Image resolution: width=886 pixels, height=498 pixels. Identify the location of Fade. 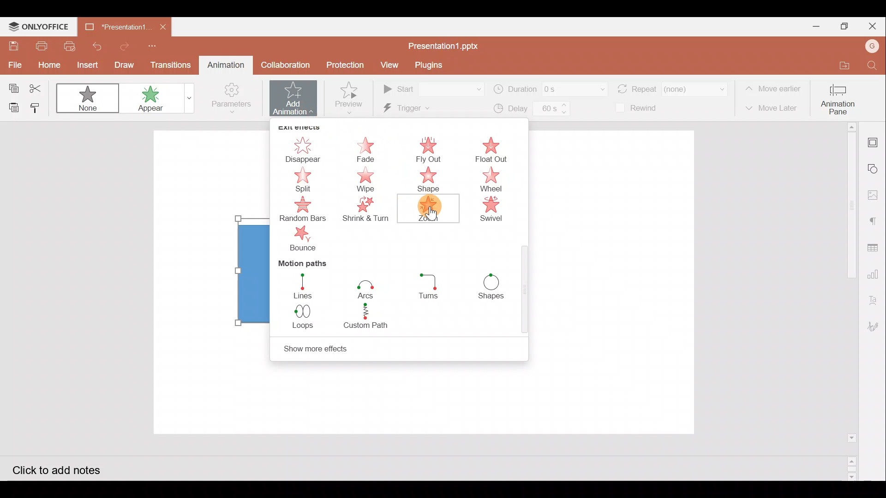
(368, 147).